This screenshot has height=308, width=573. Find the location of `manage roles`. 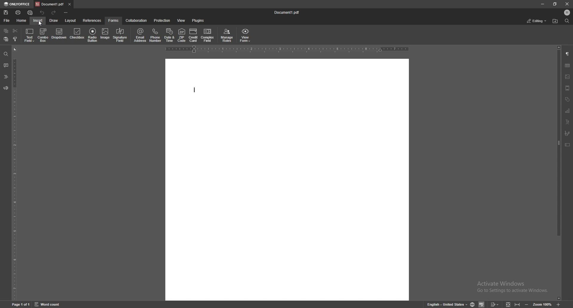

manage roles is located at coordinates (227, 36).